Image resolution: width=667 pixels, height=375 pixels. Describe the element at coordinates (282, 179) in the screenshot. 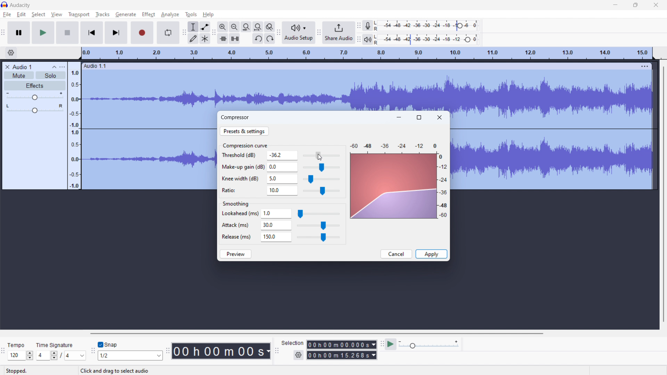

I see `5.0` at that location.